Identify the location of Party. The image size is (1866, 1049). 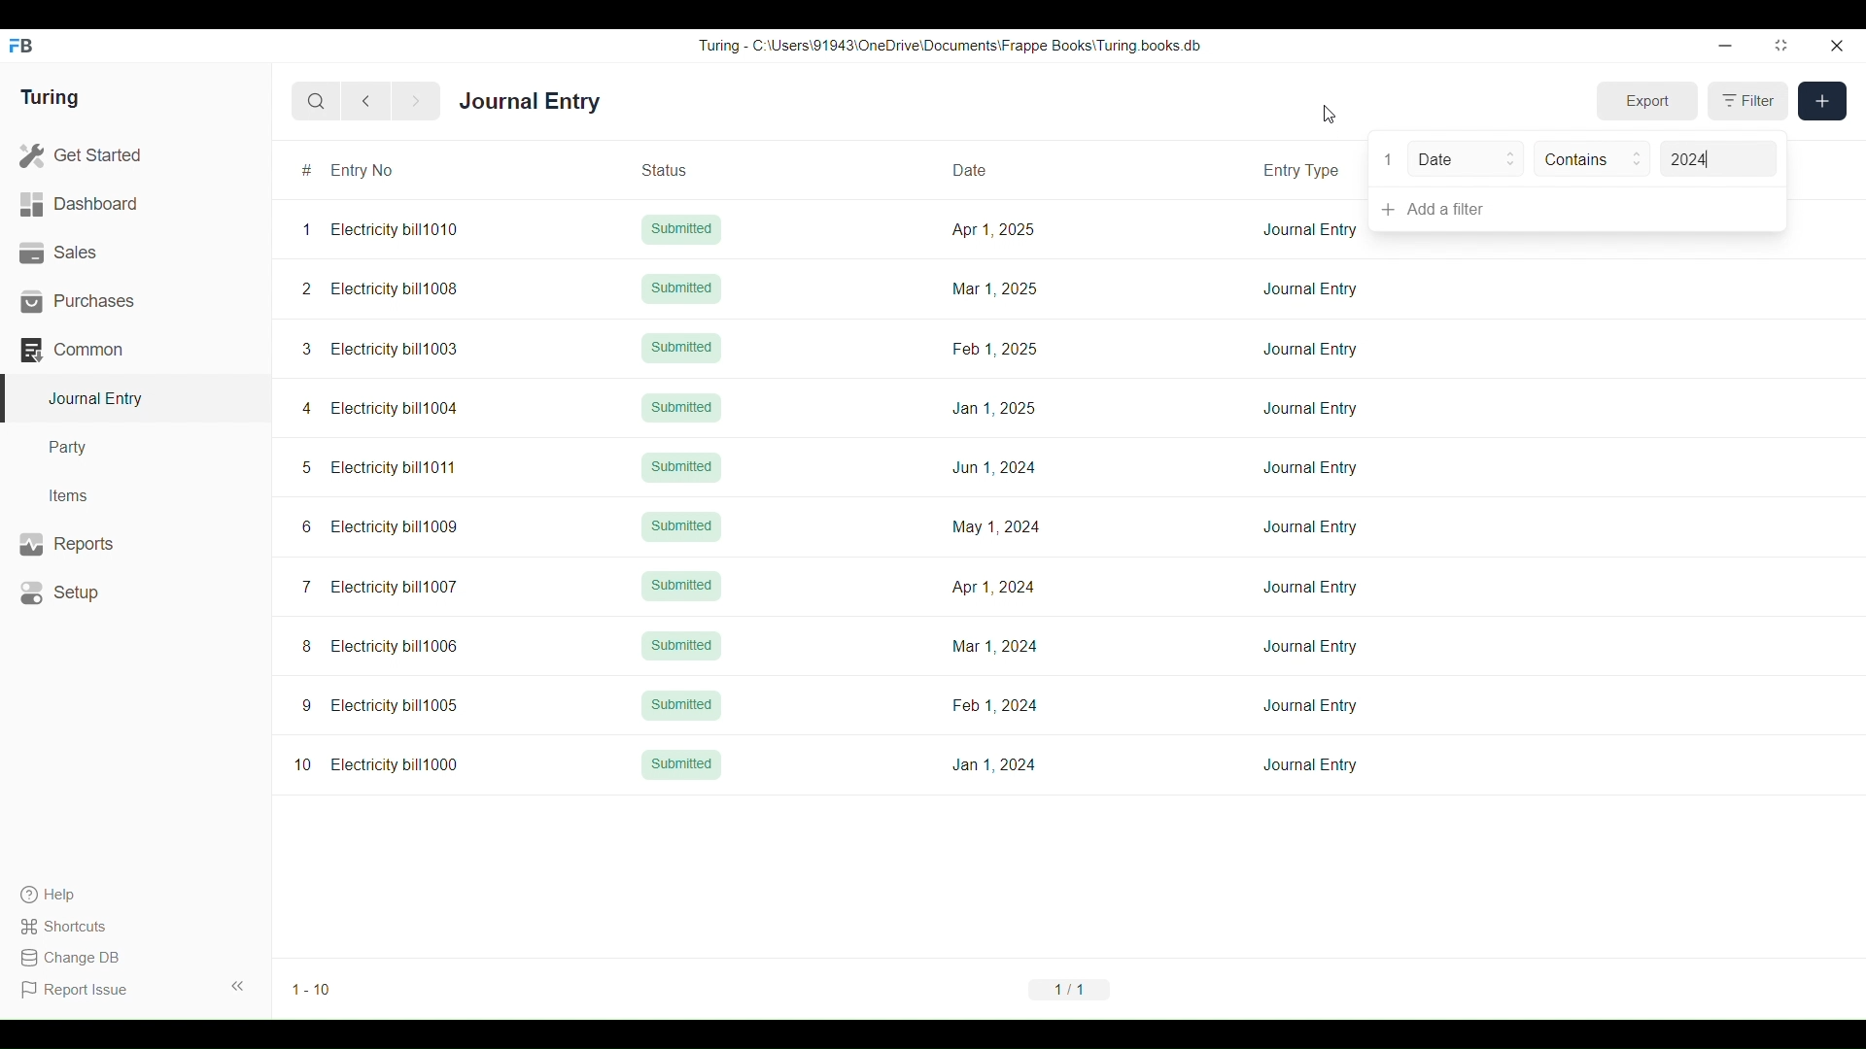
(135, 448).